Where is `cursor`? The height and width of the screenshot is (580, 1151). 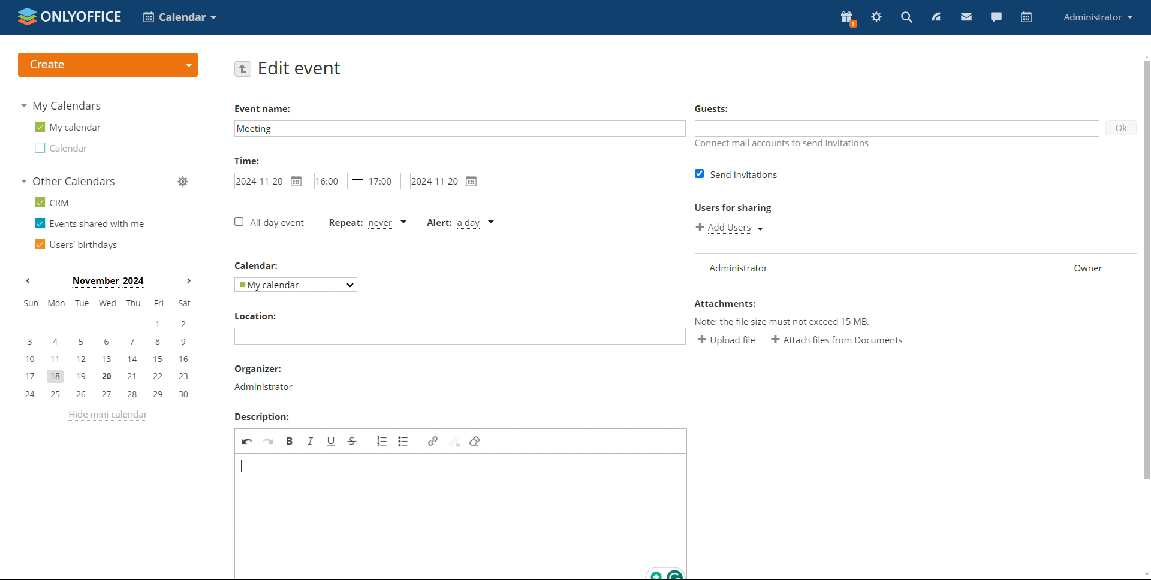 cursor is located at coordinates (319, 486).